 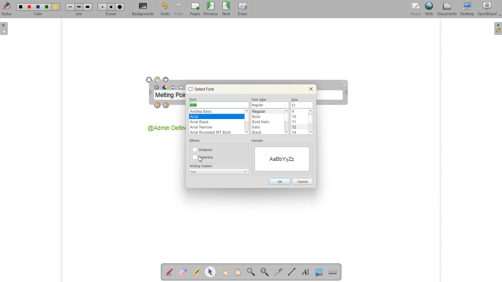 I want to click on Sidebar, so click(x=497, y=29).